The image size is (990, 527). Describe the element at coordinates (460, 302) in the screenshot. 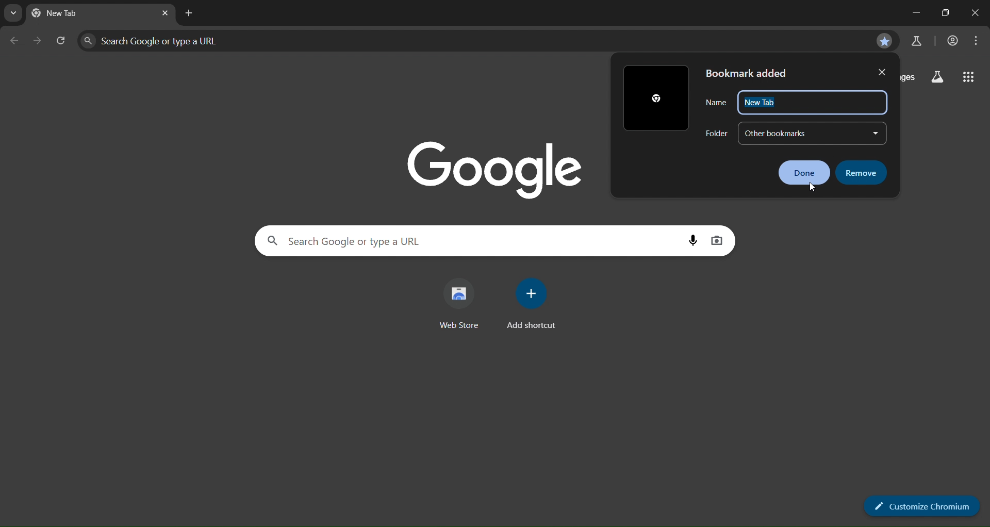

I see `web store` at that location.